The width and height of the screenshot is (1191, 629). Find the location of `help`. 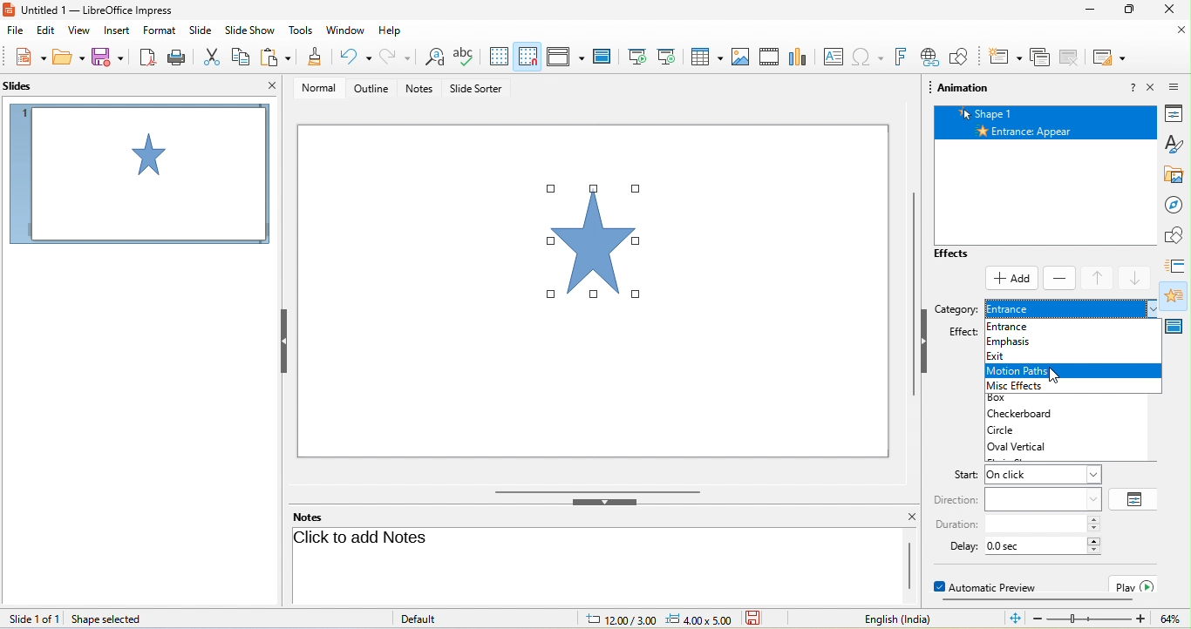

help is located at coordinates (1133, 86).